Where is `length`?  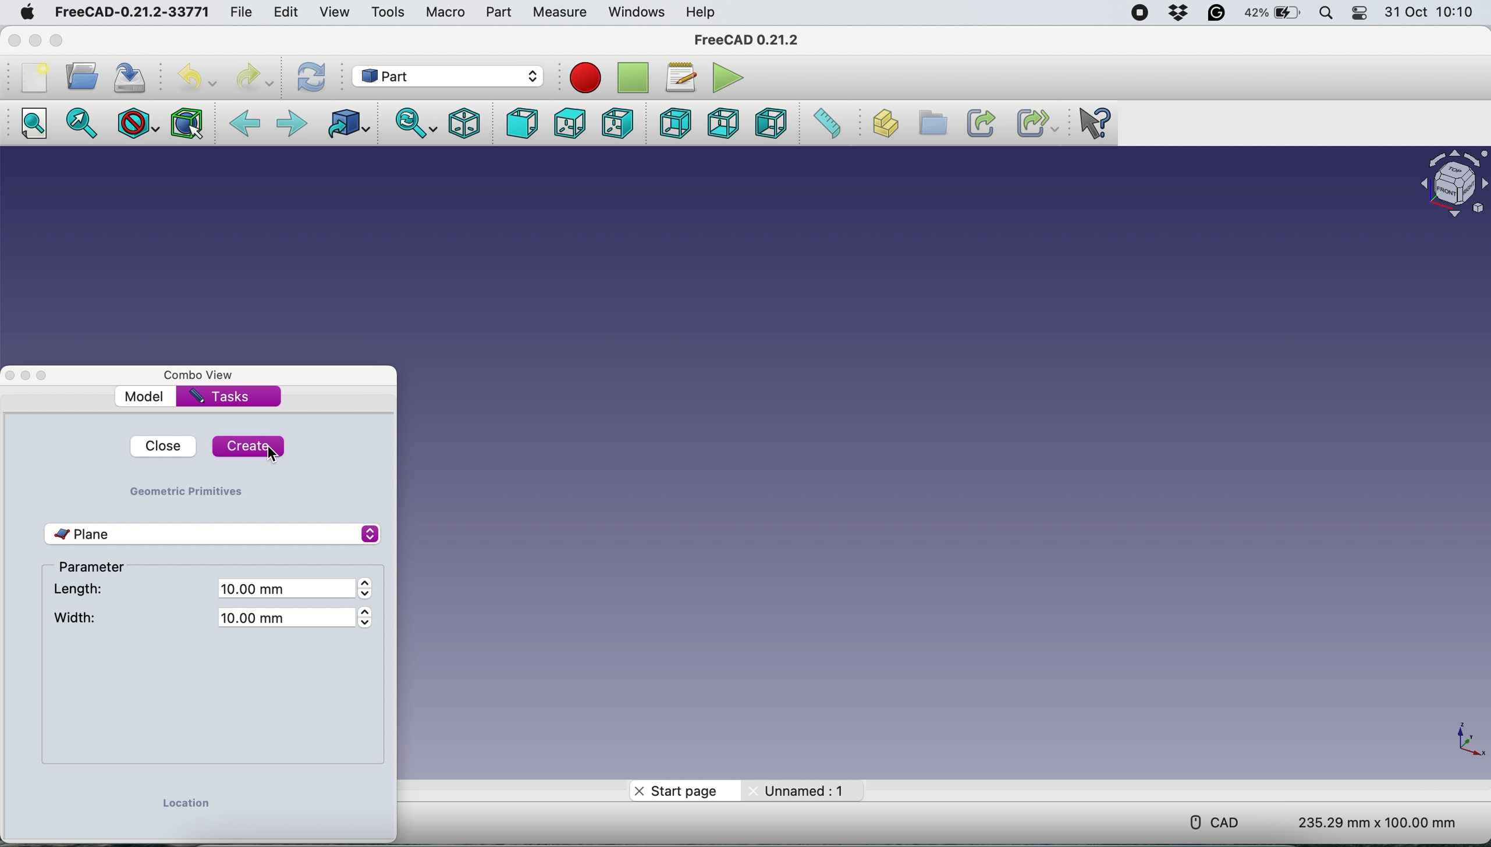 length is located at coordinates (79, 590).